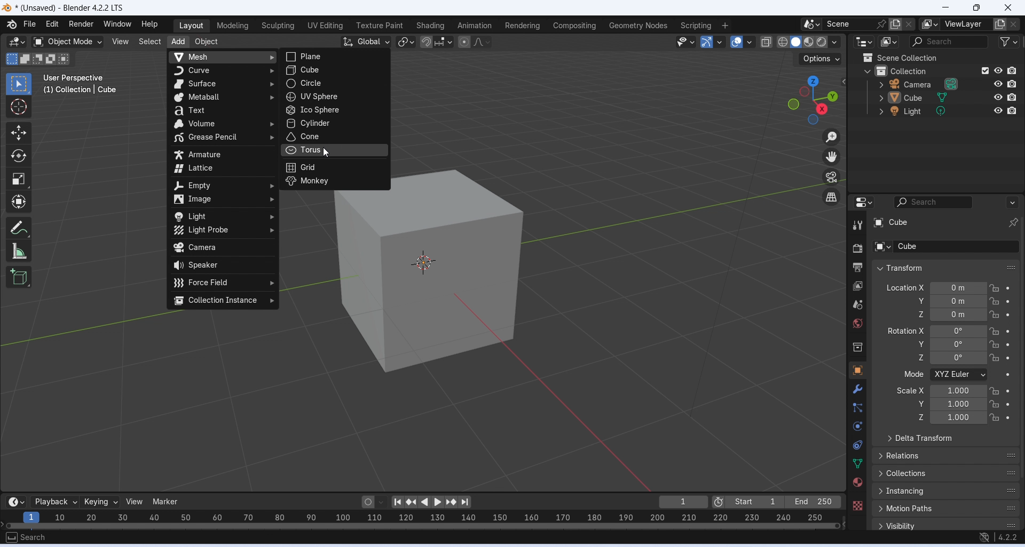 Image resolution: width=1025 pixels, height=547 pixels. Describe the element at coordinates (965, 25) in the screenshot. I see `ViewLayer` at that location.